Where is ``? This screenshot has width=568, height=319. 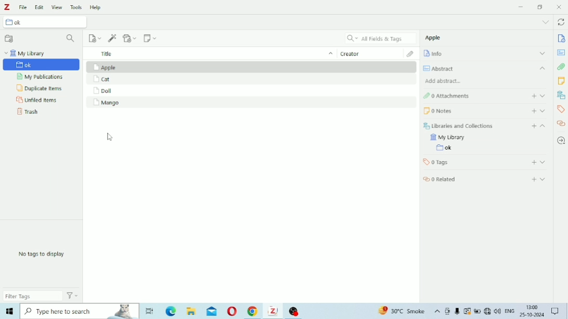  is located at coordinates (273, 312).